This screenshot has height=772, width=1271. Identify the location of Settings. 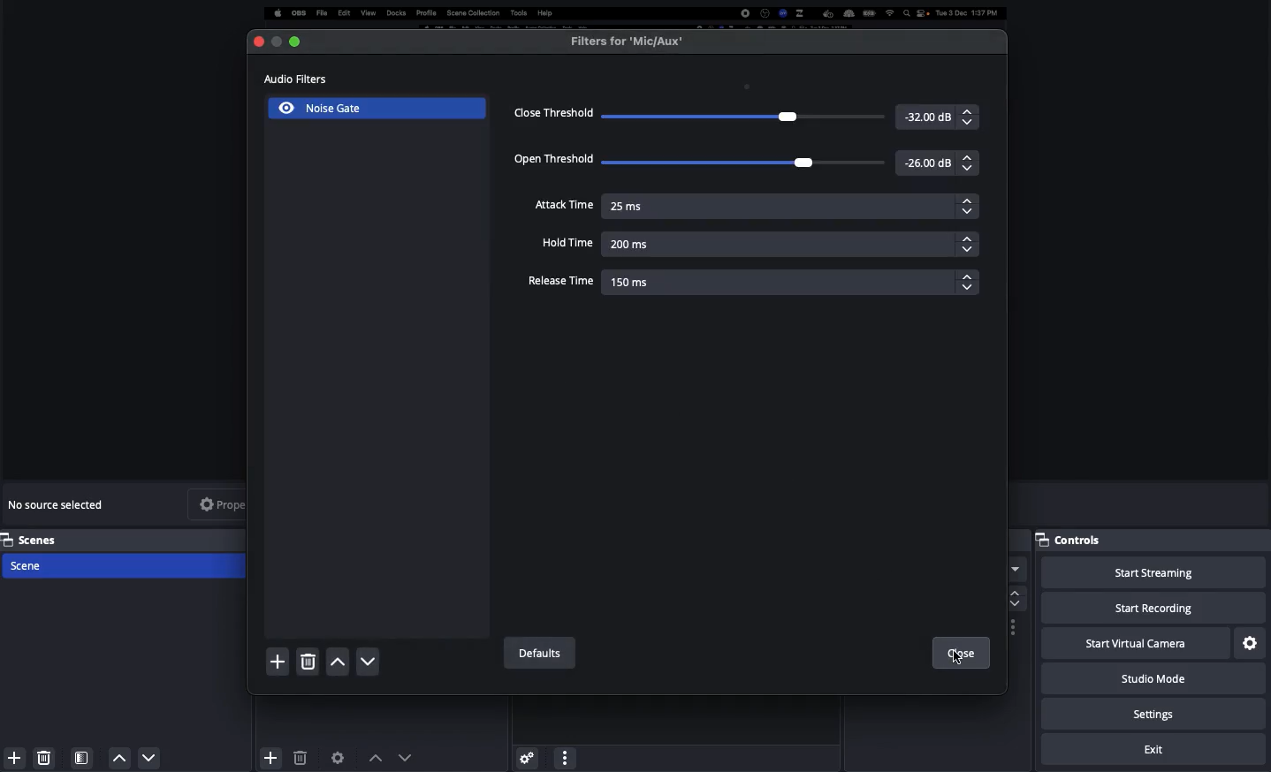
(1156, 715).